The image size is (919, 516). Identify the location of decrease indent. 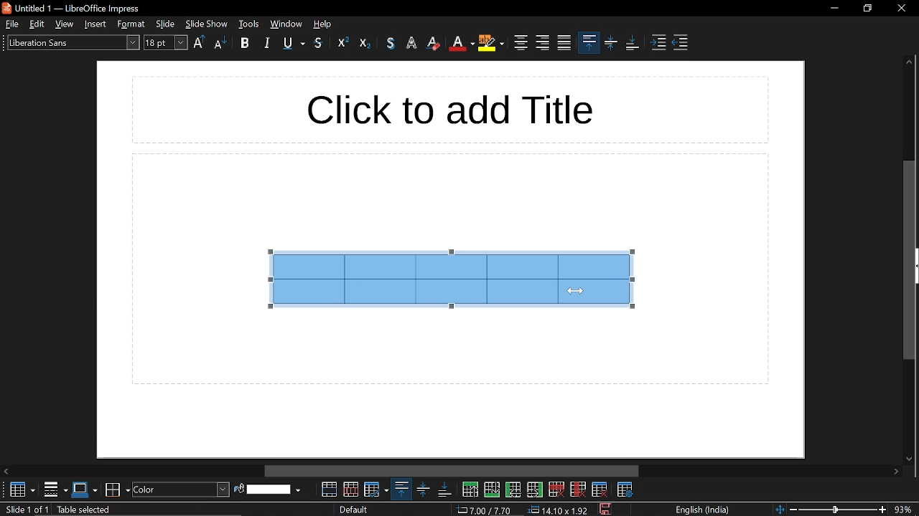
(681, 42).